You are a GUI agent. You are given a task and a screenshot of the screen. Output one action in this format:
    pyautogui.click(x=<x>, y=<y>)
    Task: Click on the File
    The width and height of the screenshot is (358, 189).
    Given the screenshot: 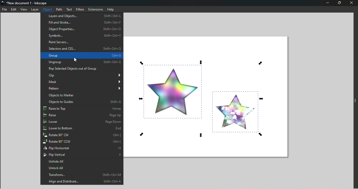 What is the action you would take?
    pyautogui.click(x=4, y=10)
    